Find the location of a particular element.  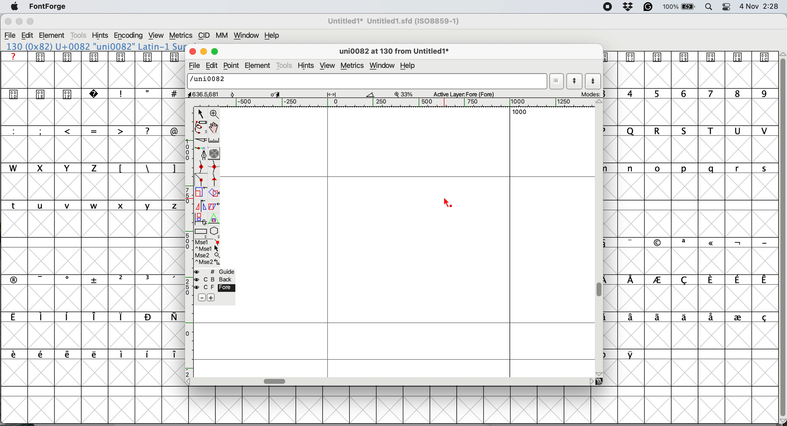

rotate the selection in 3d and project back to plane is located at coordinates (200, 219).